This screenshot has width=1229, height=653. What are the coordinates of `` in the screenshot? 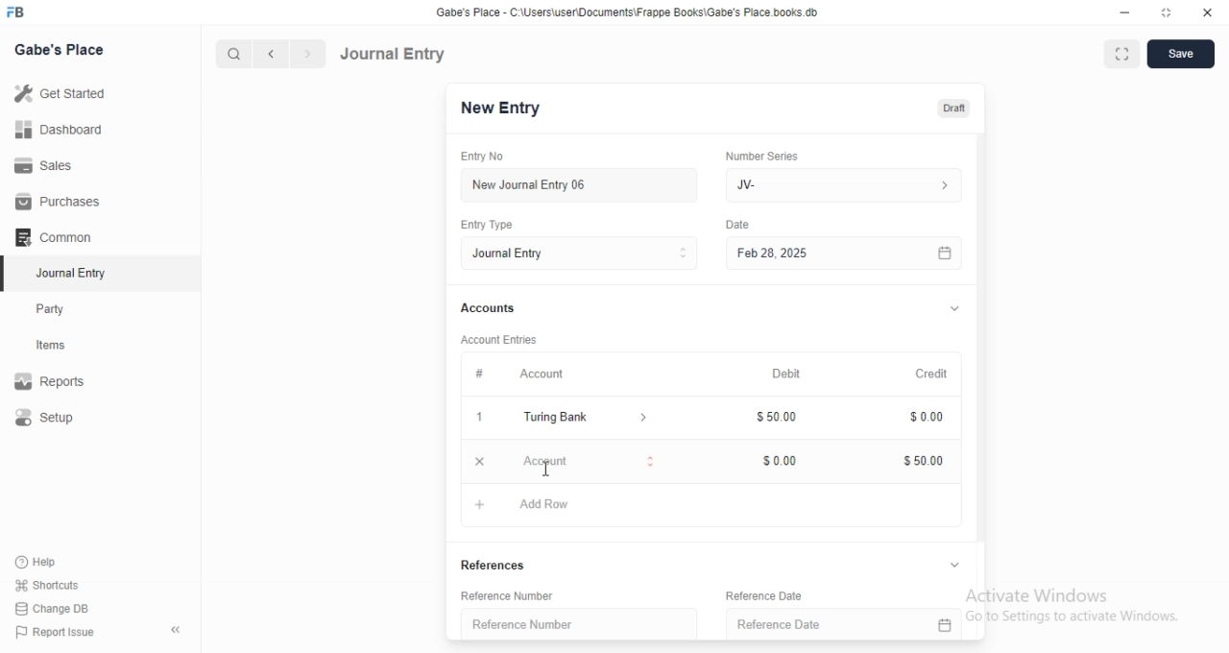 It's located at (740, 227).